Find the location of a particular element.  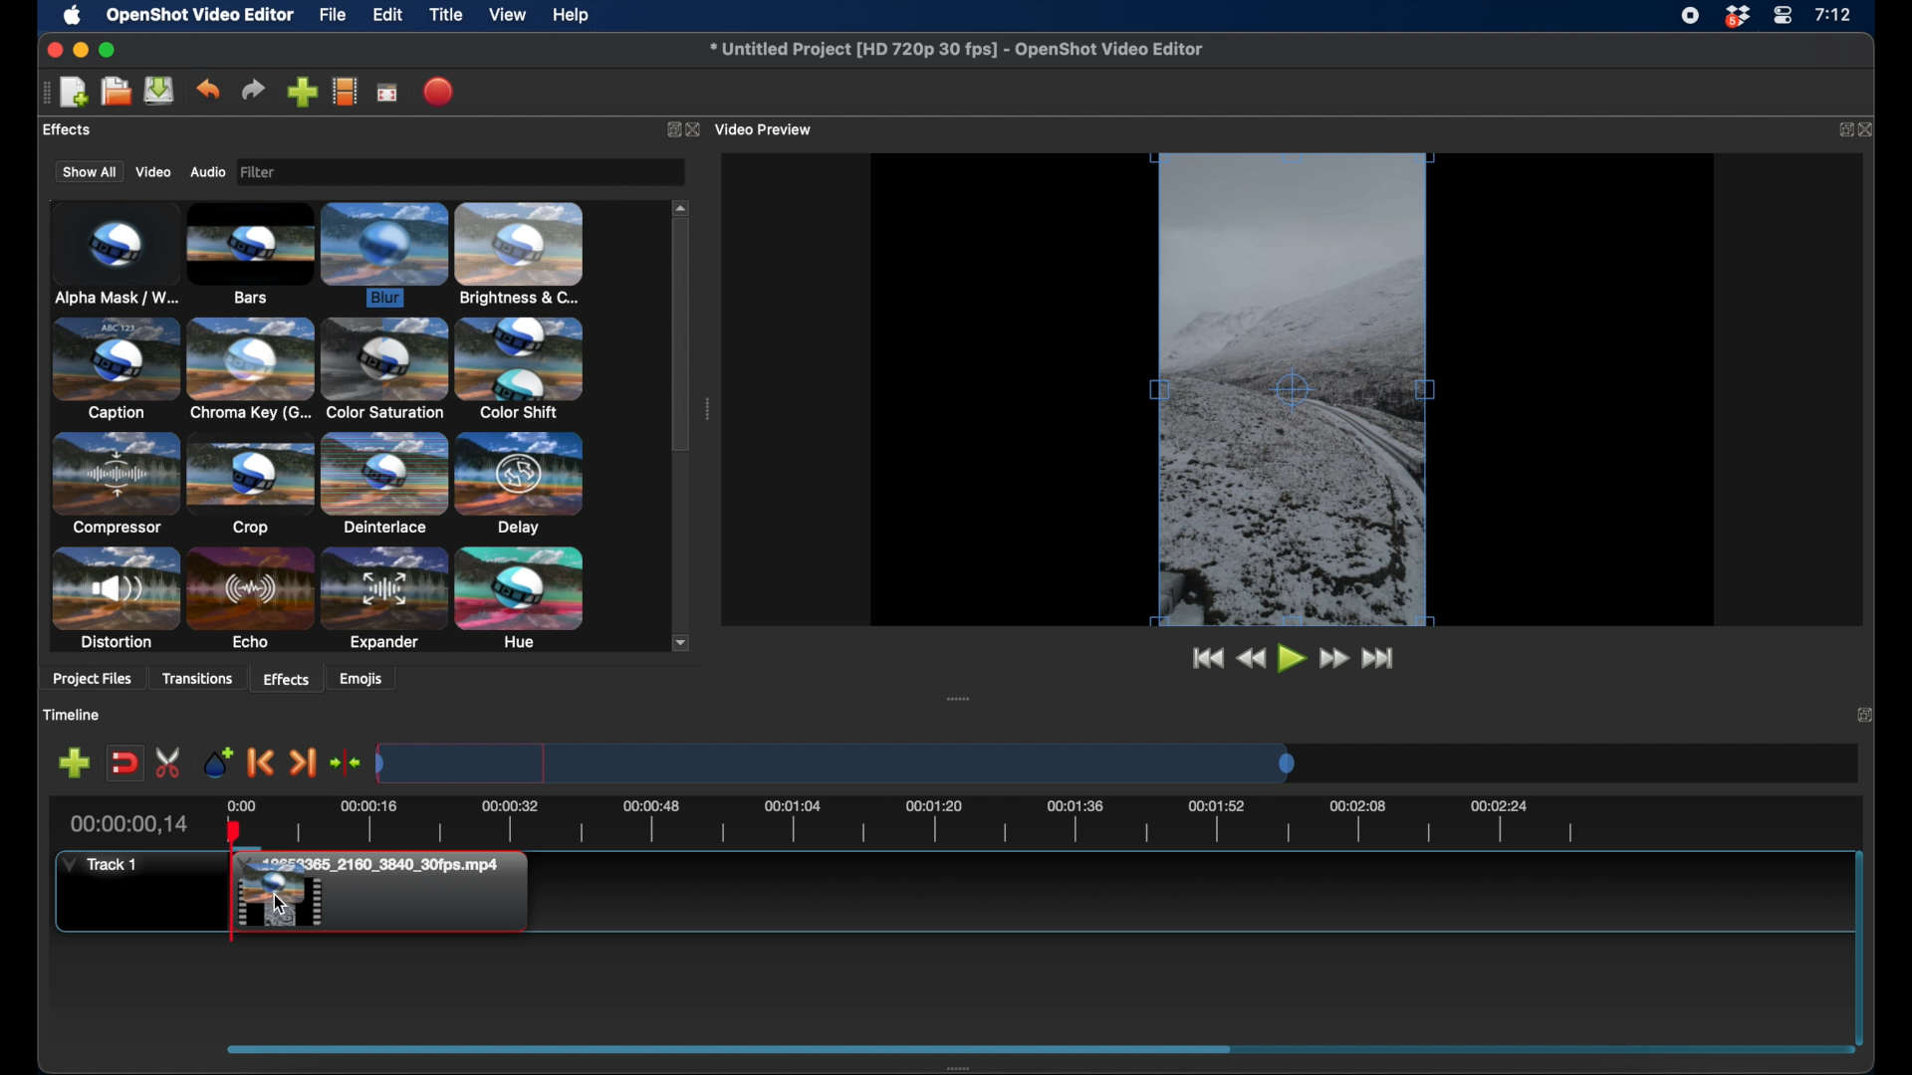

video preview is located at coordinates (770, 128).